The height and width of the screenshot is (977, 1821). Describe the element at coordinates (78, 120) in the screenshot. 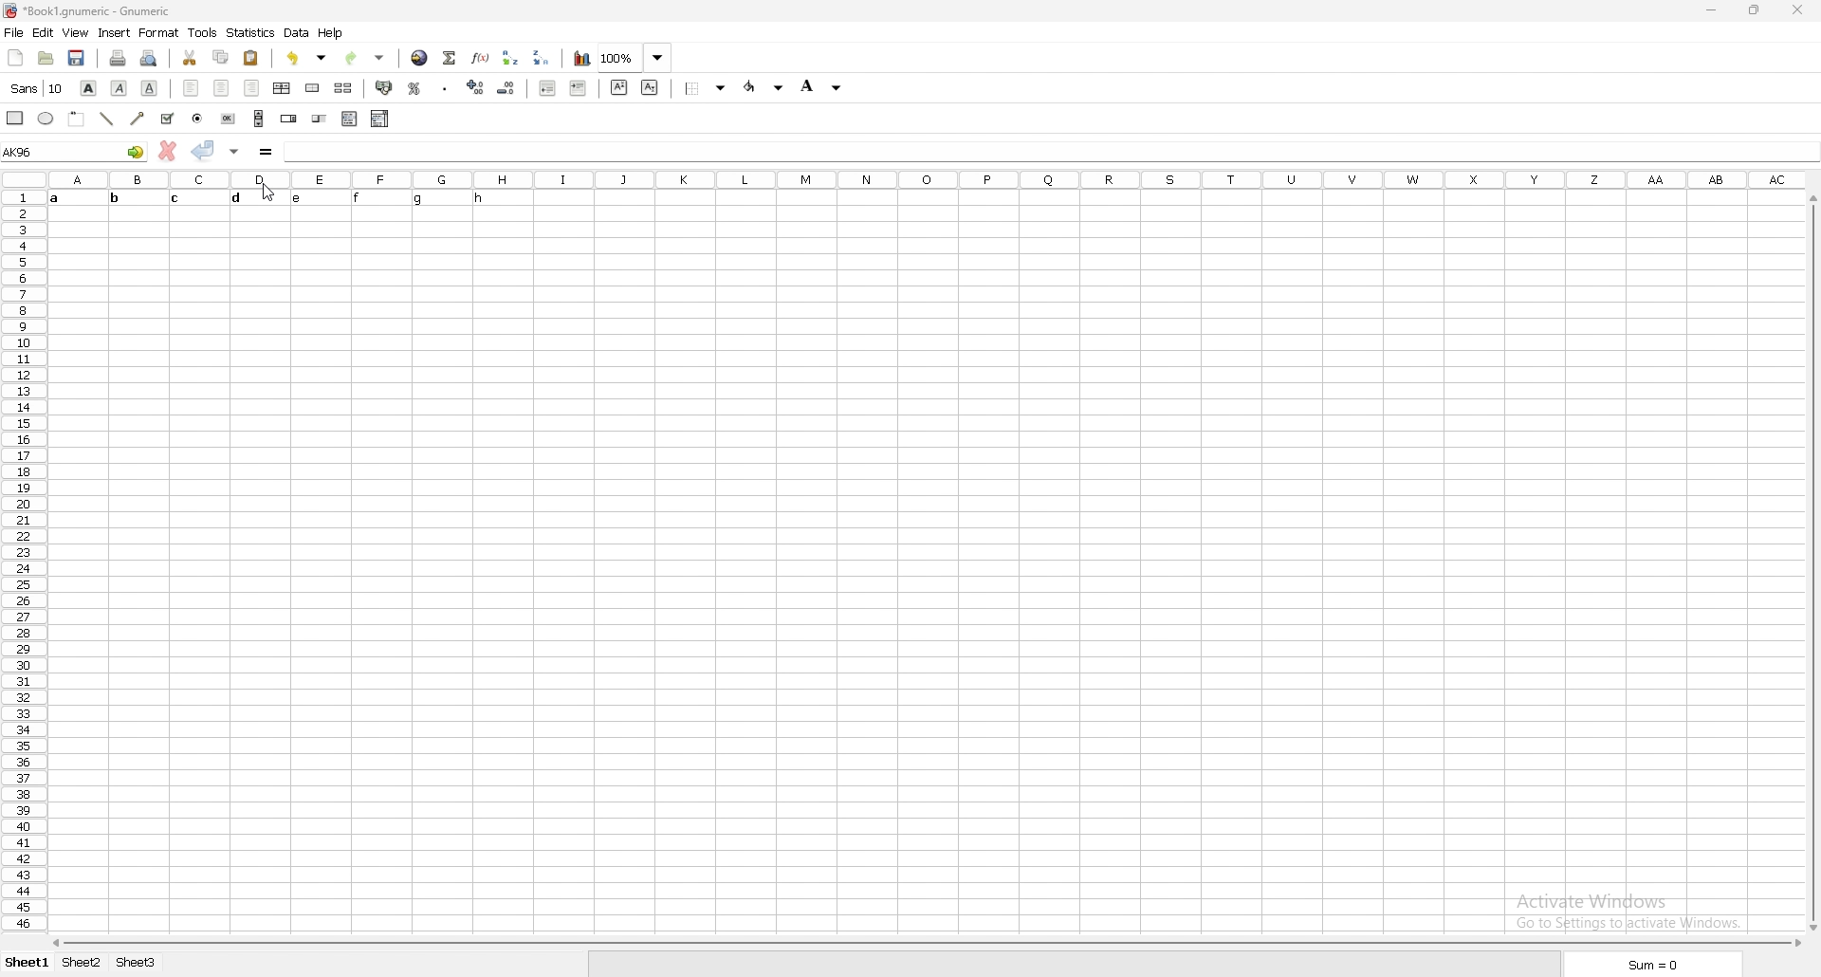

I see `frame` at that location.